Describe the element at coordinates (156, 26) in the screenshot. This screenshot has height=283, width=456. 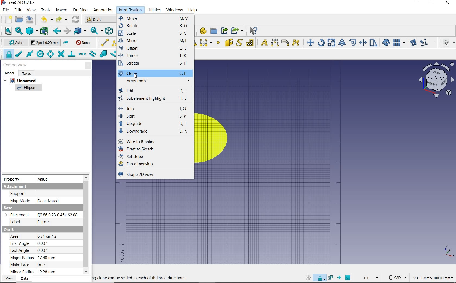
I see `rotate` at that location.